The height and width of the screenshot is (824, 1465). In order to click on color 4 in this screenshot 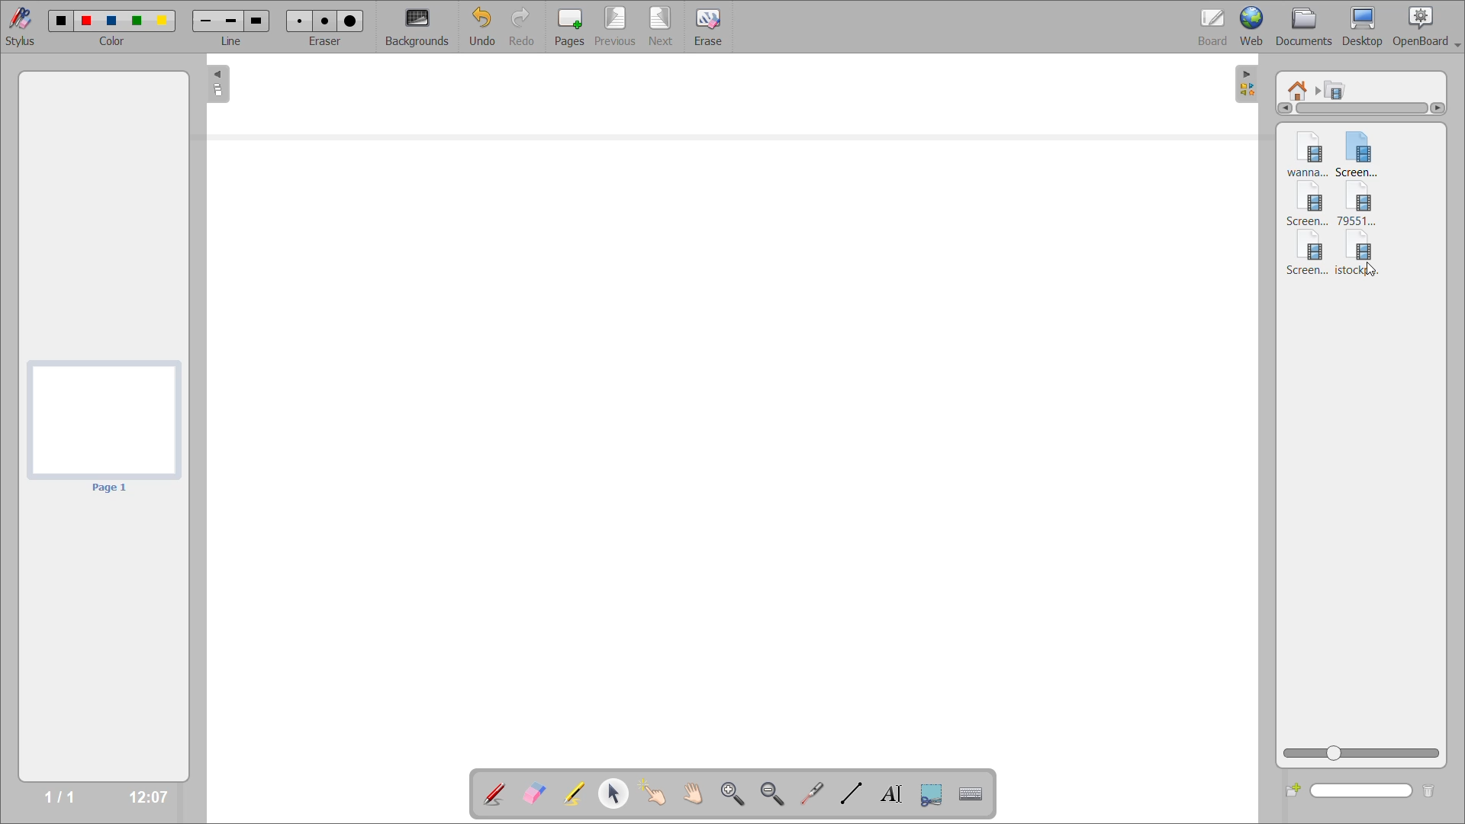, I will do `click(138, 22)`.